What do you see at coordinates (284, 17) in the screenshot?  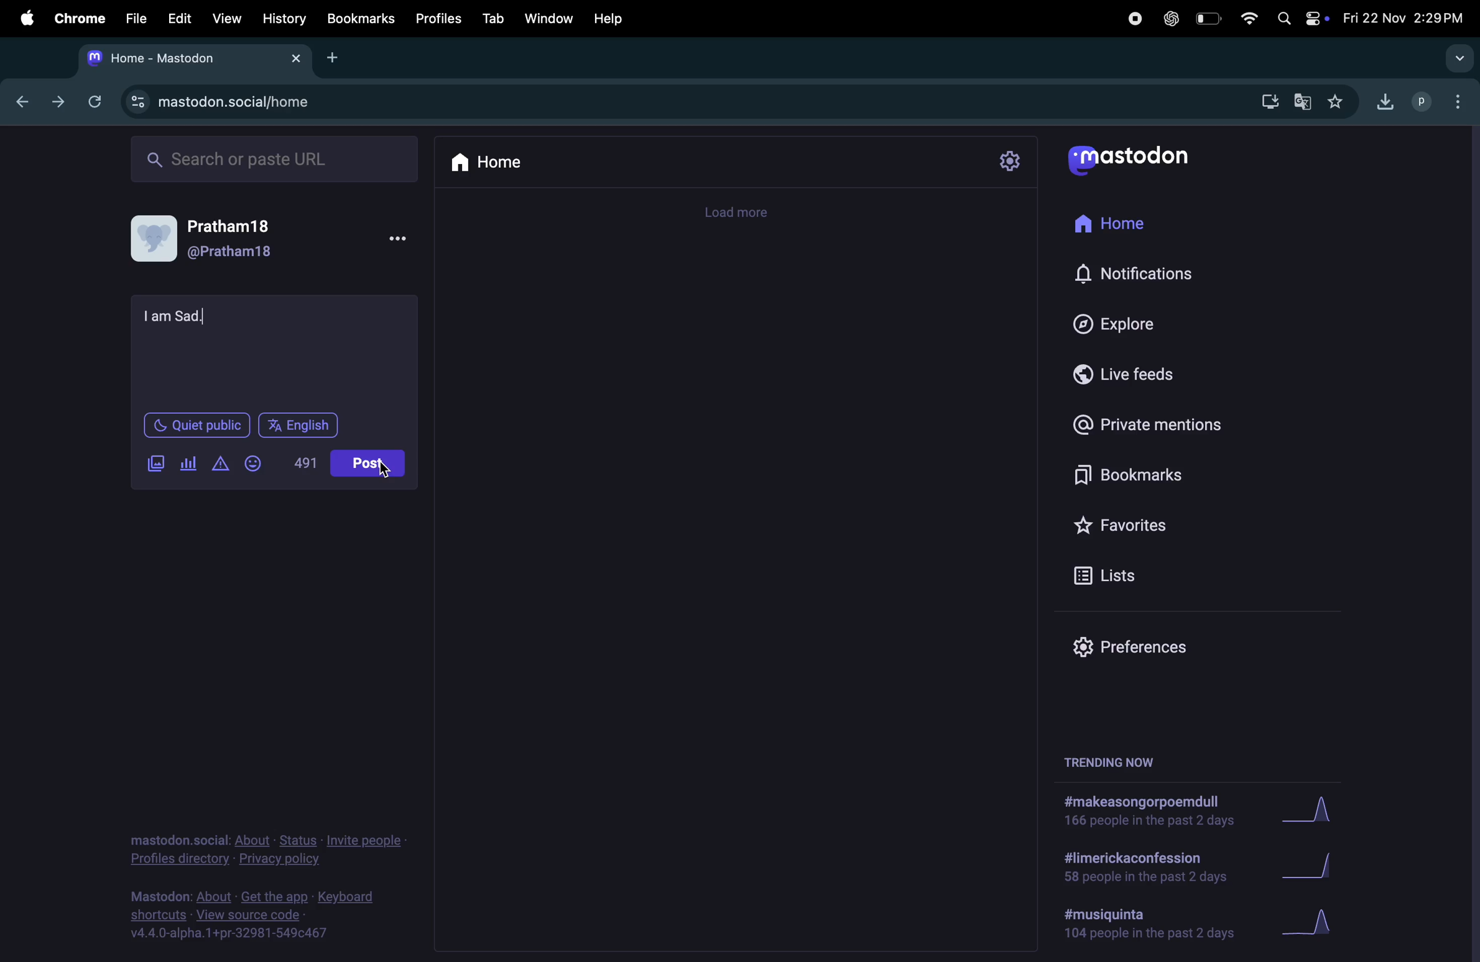 I see `history` at bounding box center [284, 17].